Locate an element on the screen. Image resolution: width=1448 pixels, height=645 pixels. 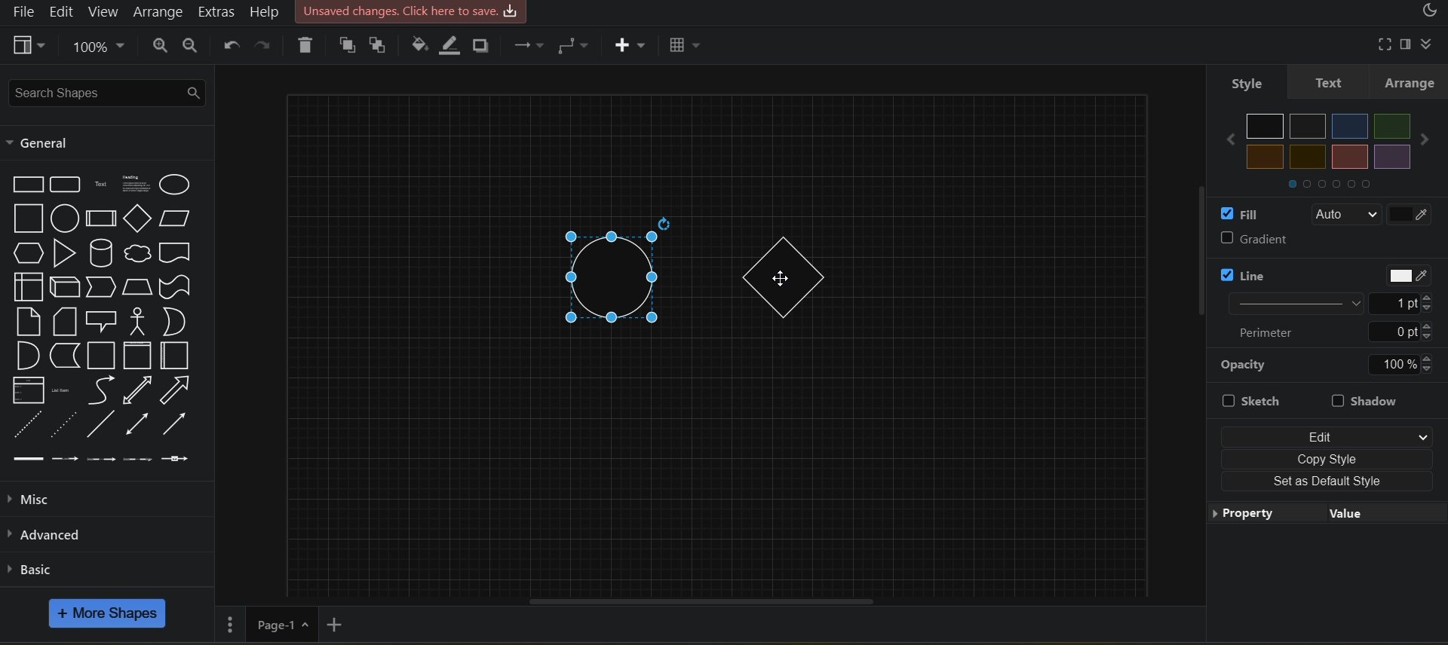
Perimeter is located at coordinates (1321, 335).